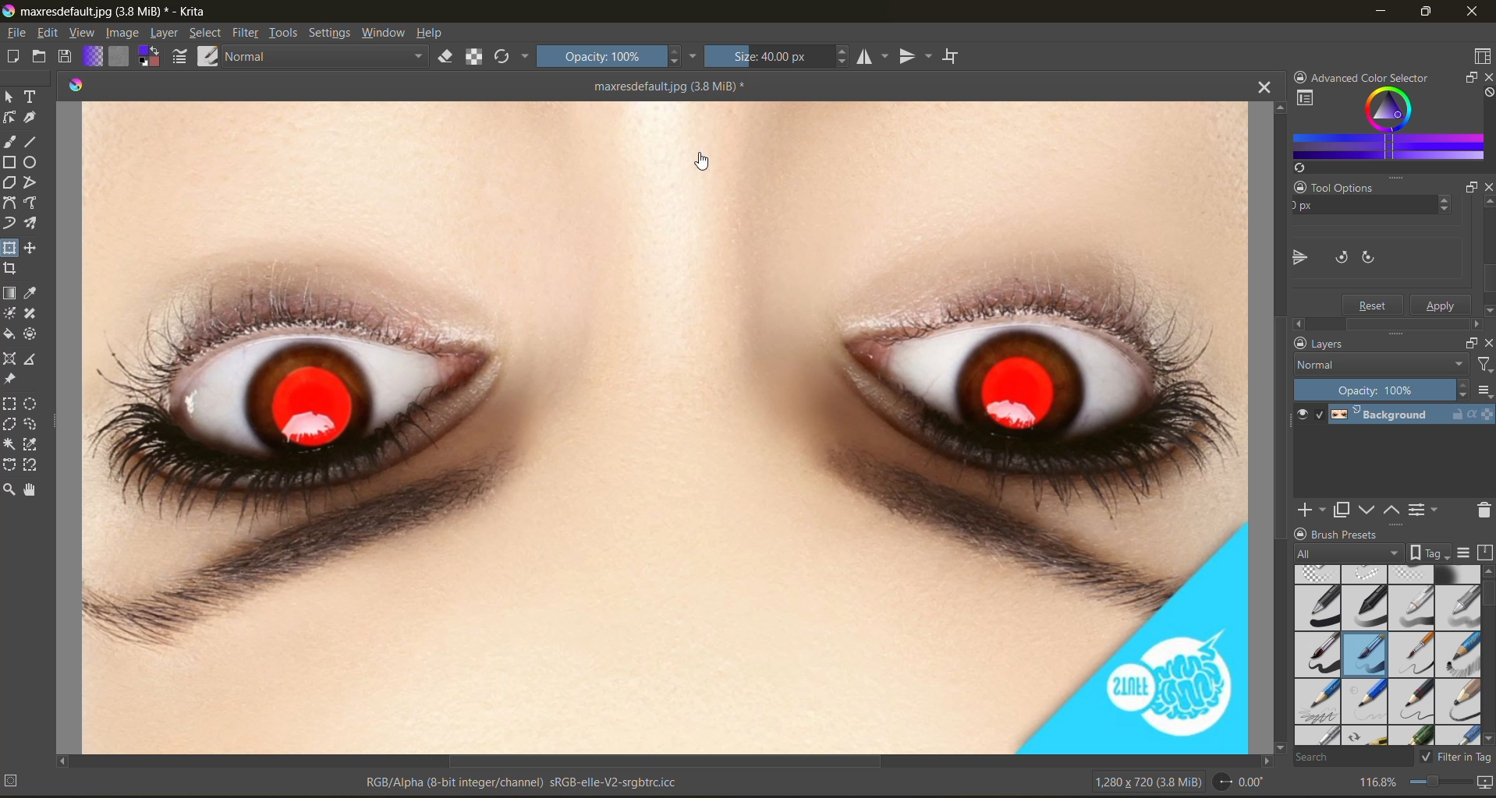 The width and height of the screenshot is (1496, 798). I want to click on normal, so click(328, 55).